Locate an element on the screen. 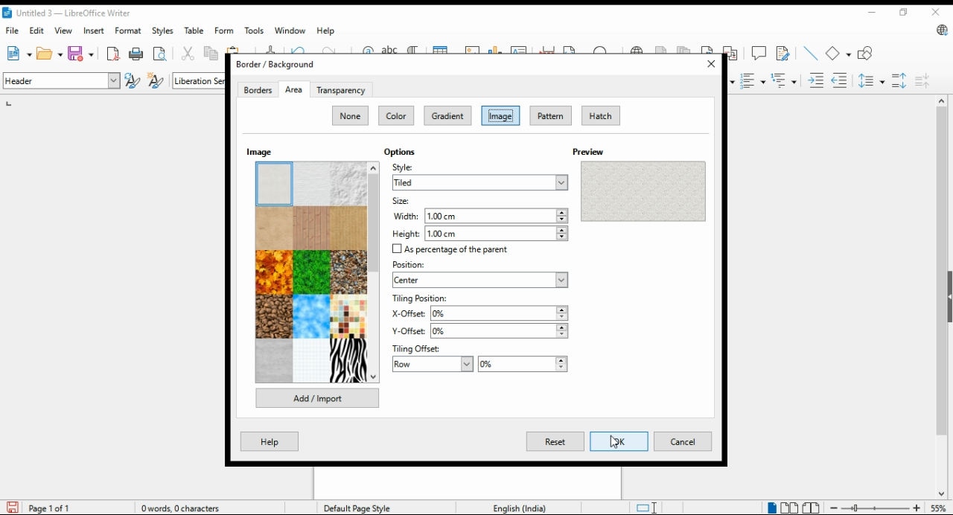 Image resolution: width=953 pixels, height=515 pixels. help is located at coordinates (327, 31).